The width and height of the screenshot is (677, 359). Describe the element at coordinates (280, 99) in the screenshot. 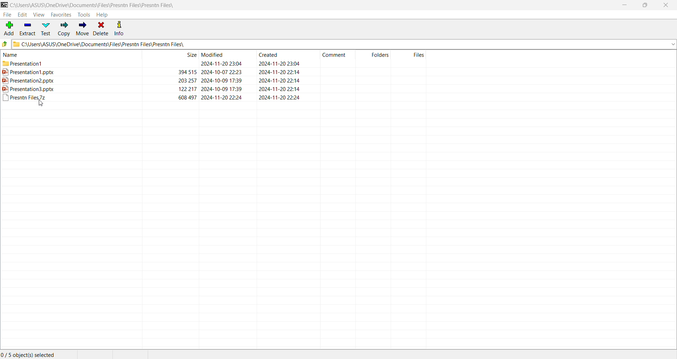

I see `2024-11-20 22:24` at that location.